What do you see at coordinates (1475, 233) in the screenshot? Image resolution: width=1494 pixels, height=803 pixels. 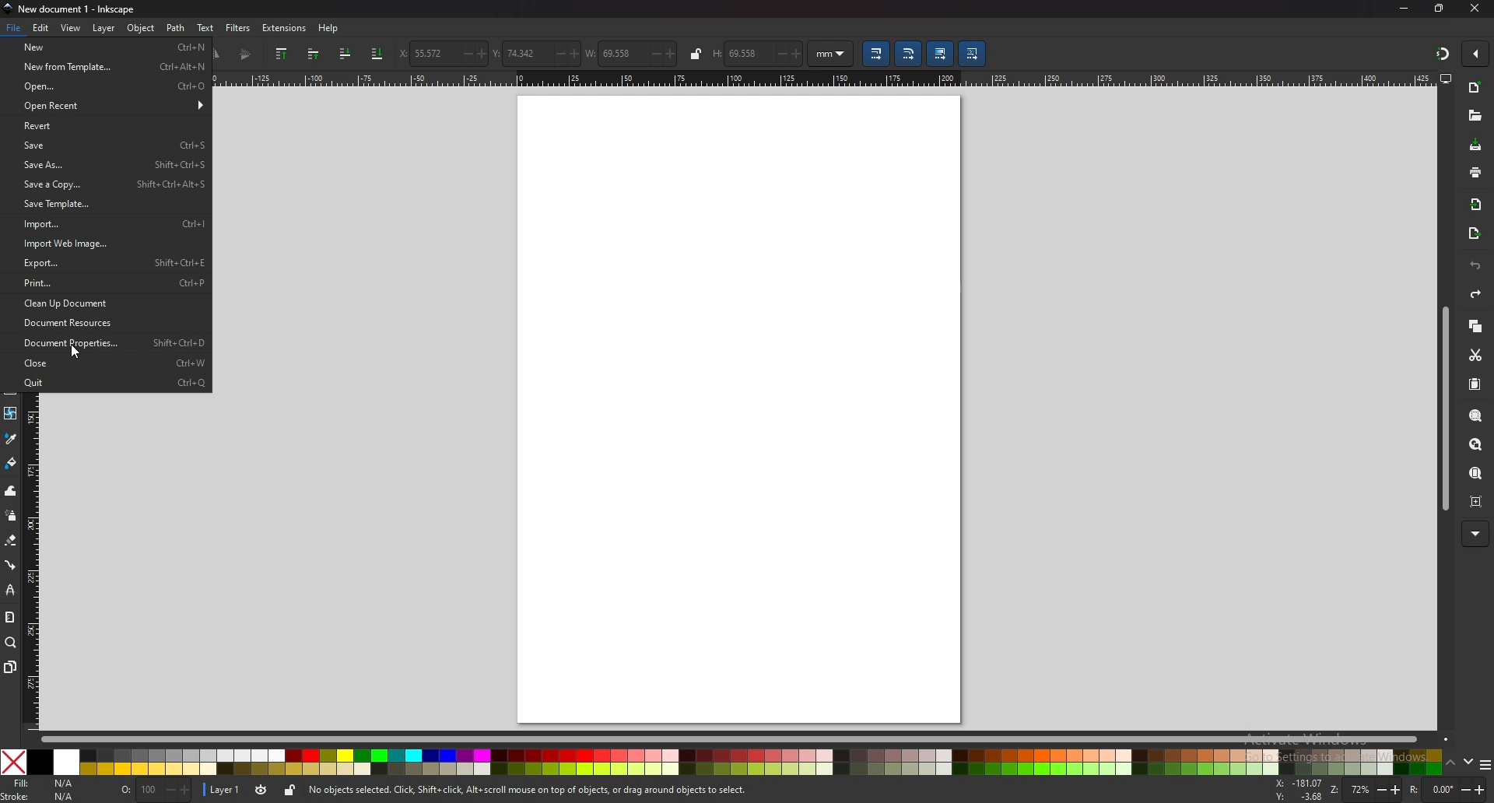 I see `export` at bounding box center [1475, 233].